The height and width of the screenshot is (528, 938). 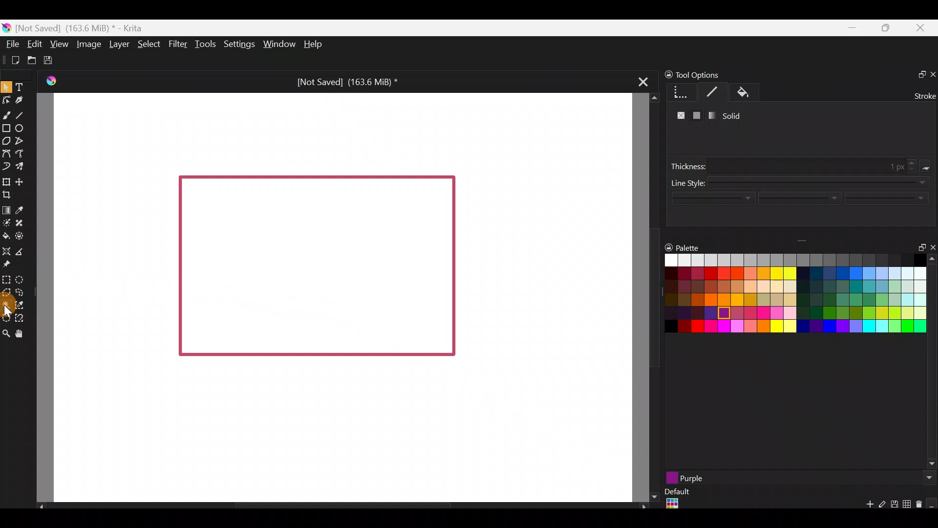 I want to click on Close docker, so click(x=932, y=246).